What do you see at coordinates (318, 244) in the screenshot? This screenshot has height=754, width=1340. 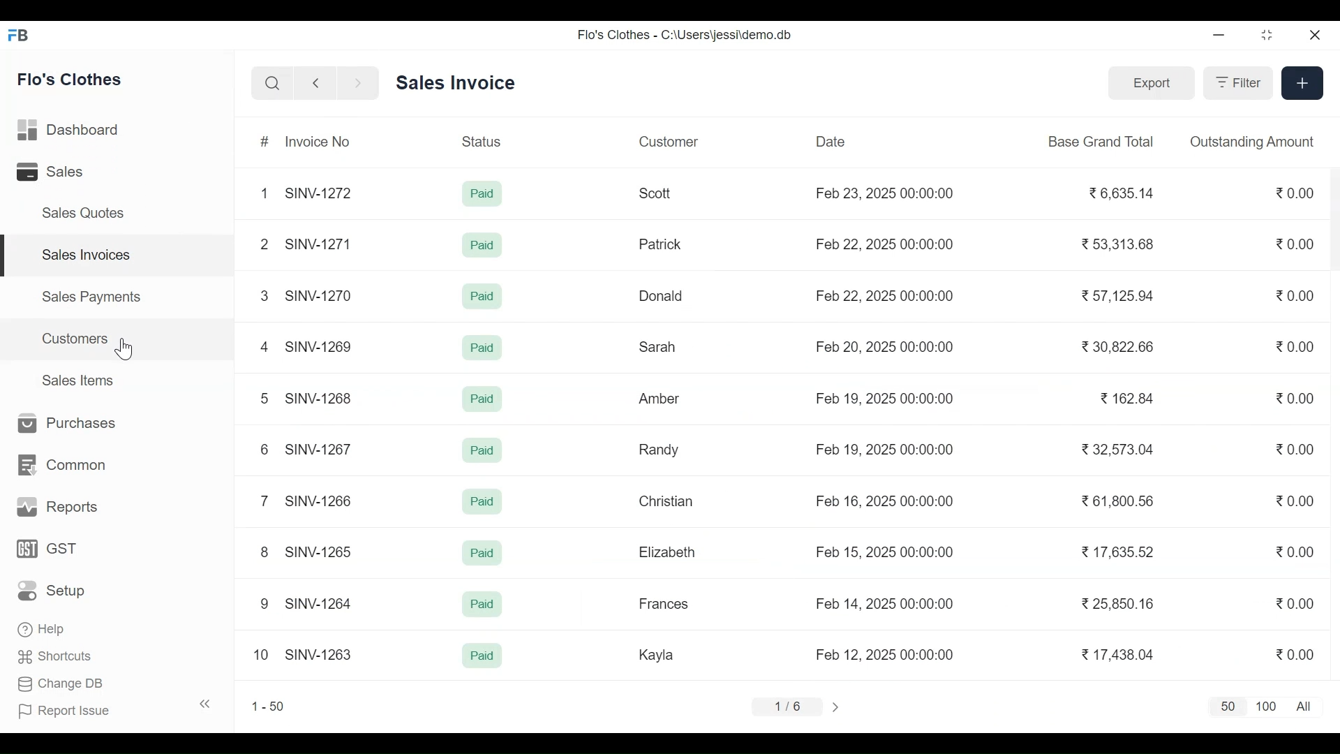 I see `SINV-1271` at bounding box center [318, 244].